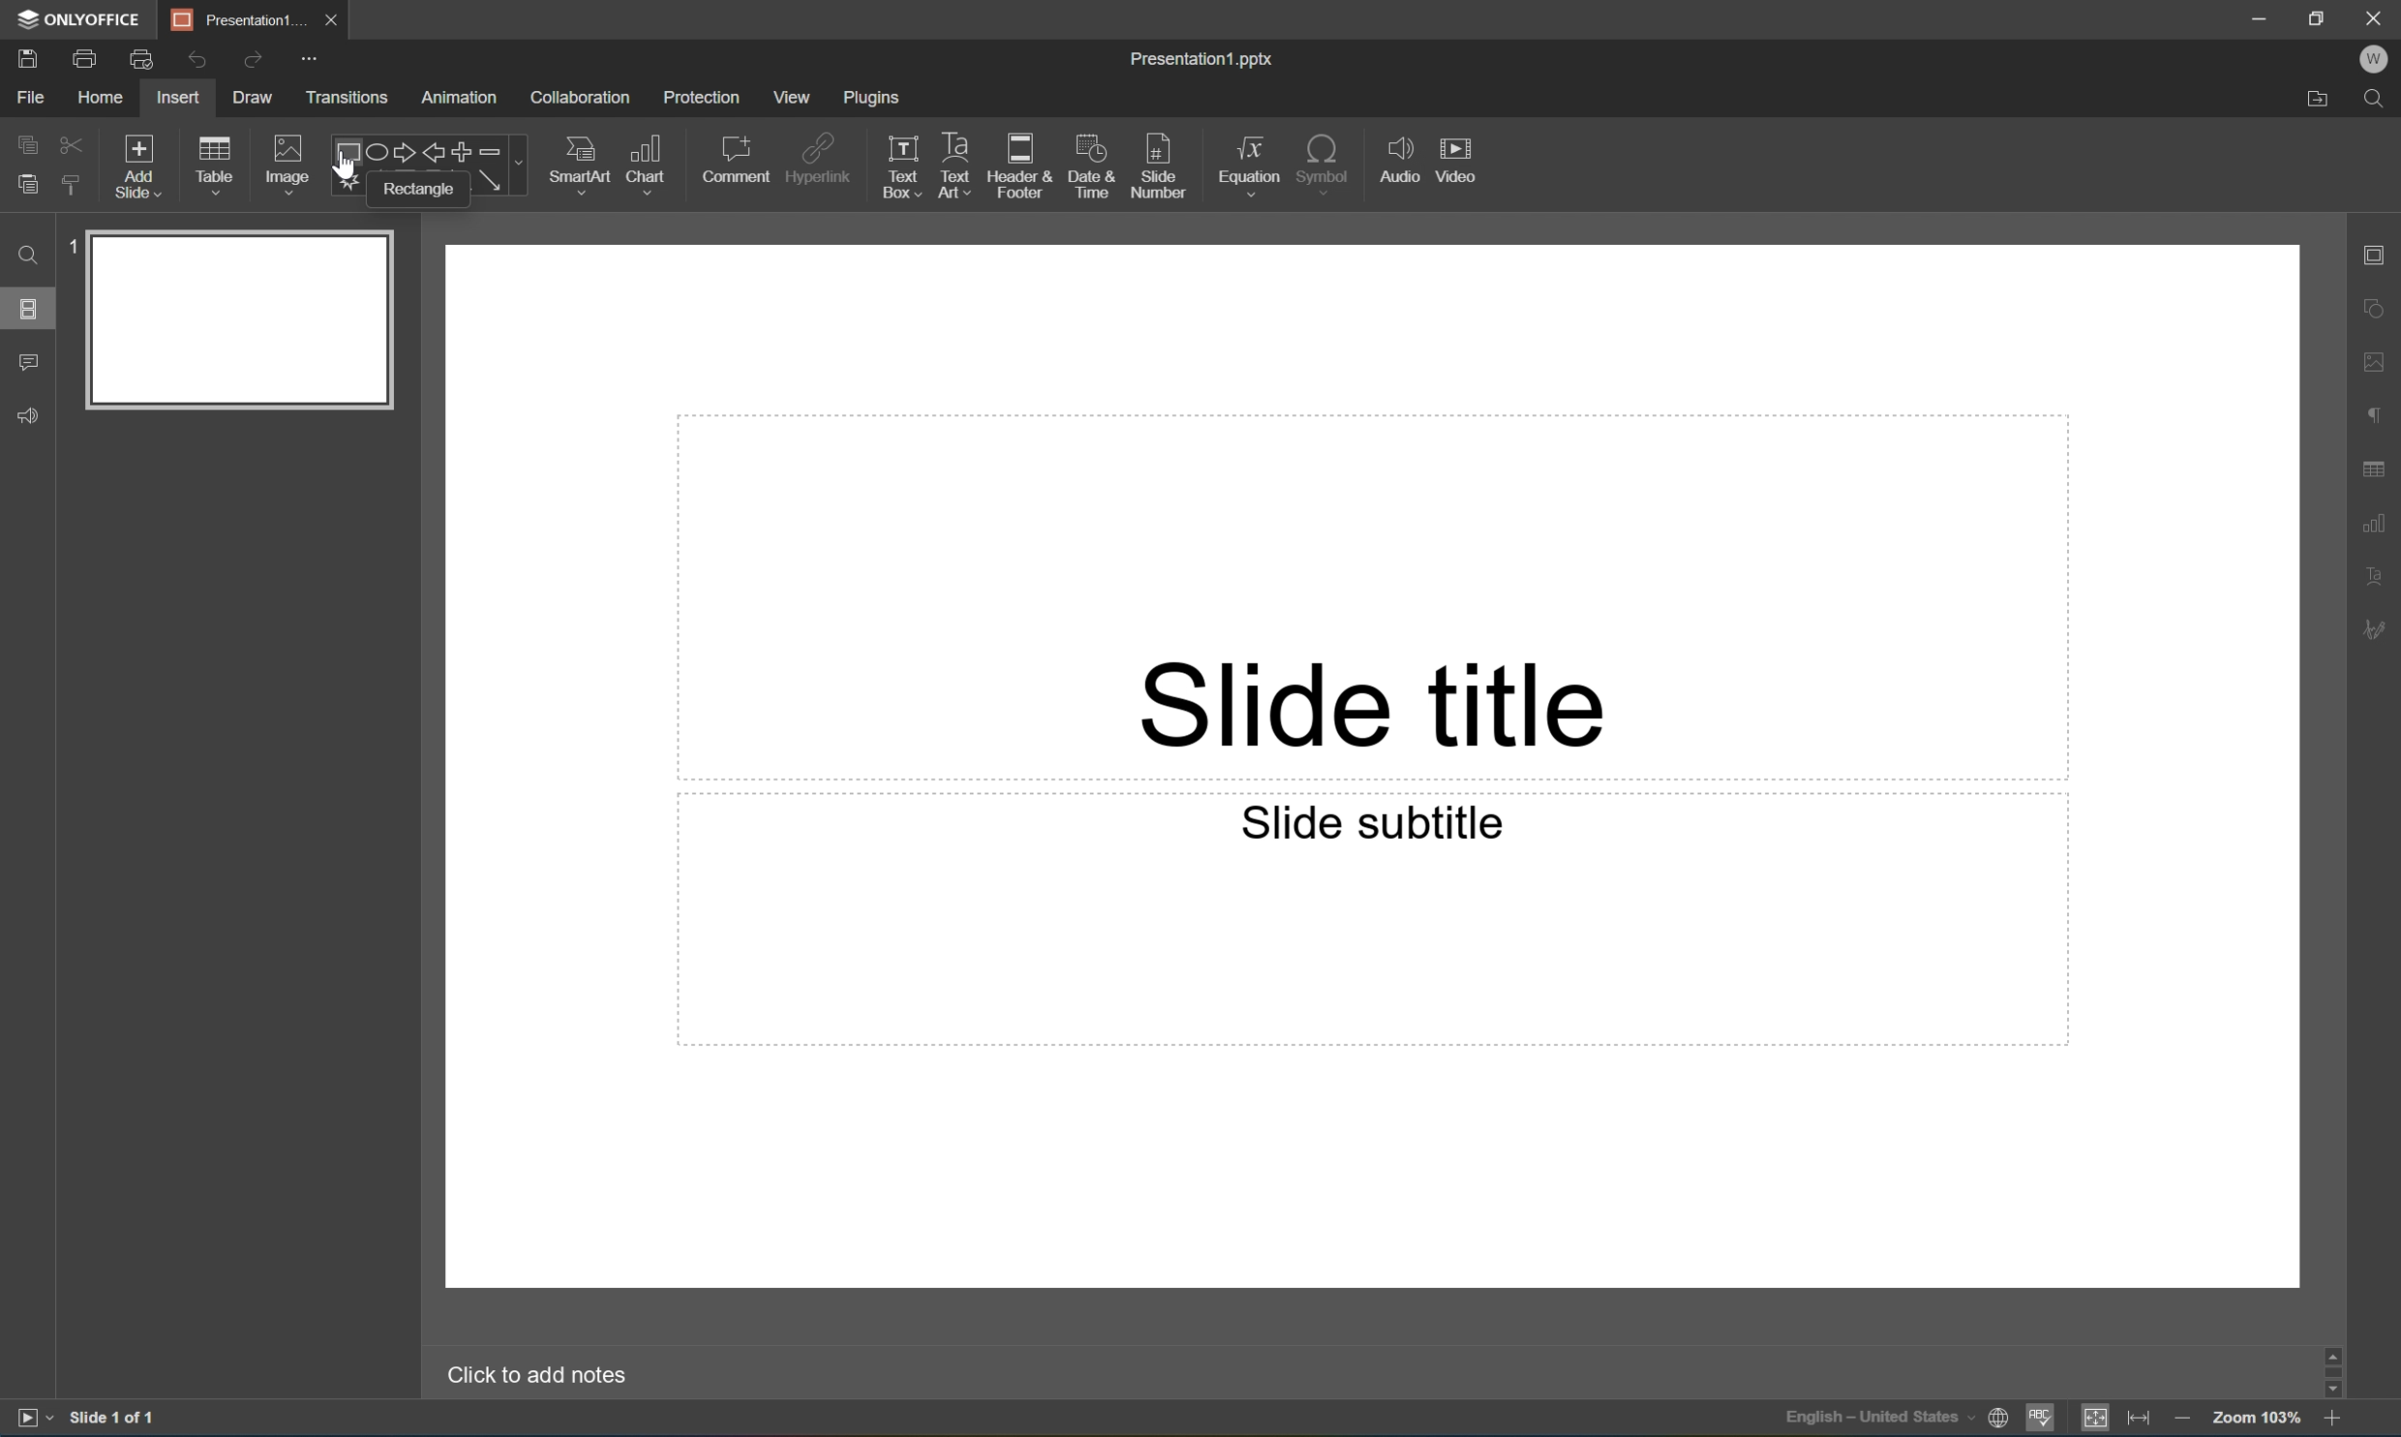 This screenshot has width=2401, height=1437. What do you see at coordinates (103, 97) in the screenshot?
I see `Home` at bounding box center [103, 97].